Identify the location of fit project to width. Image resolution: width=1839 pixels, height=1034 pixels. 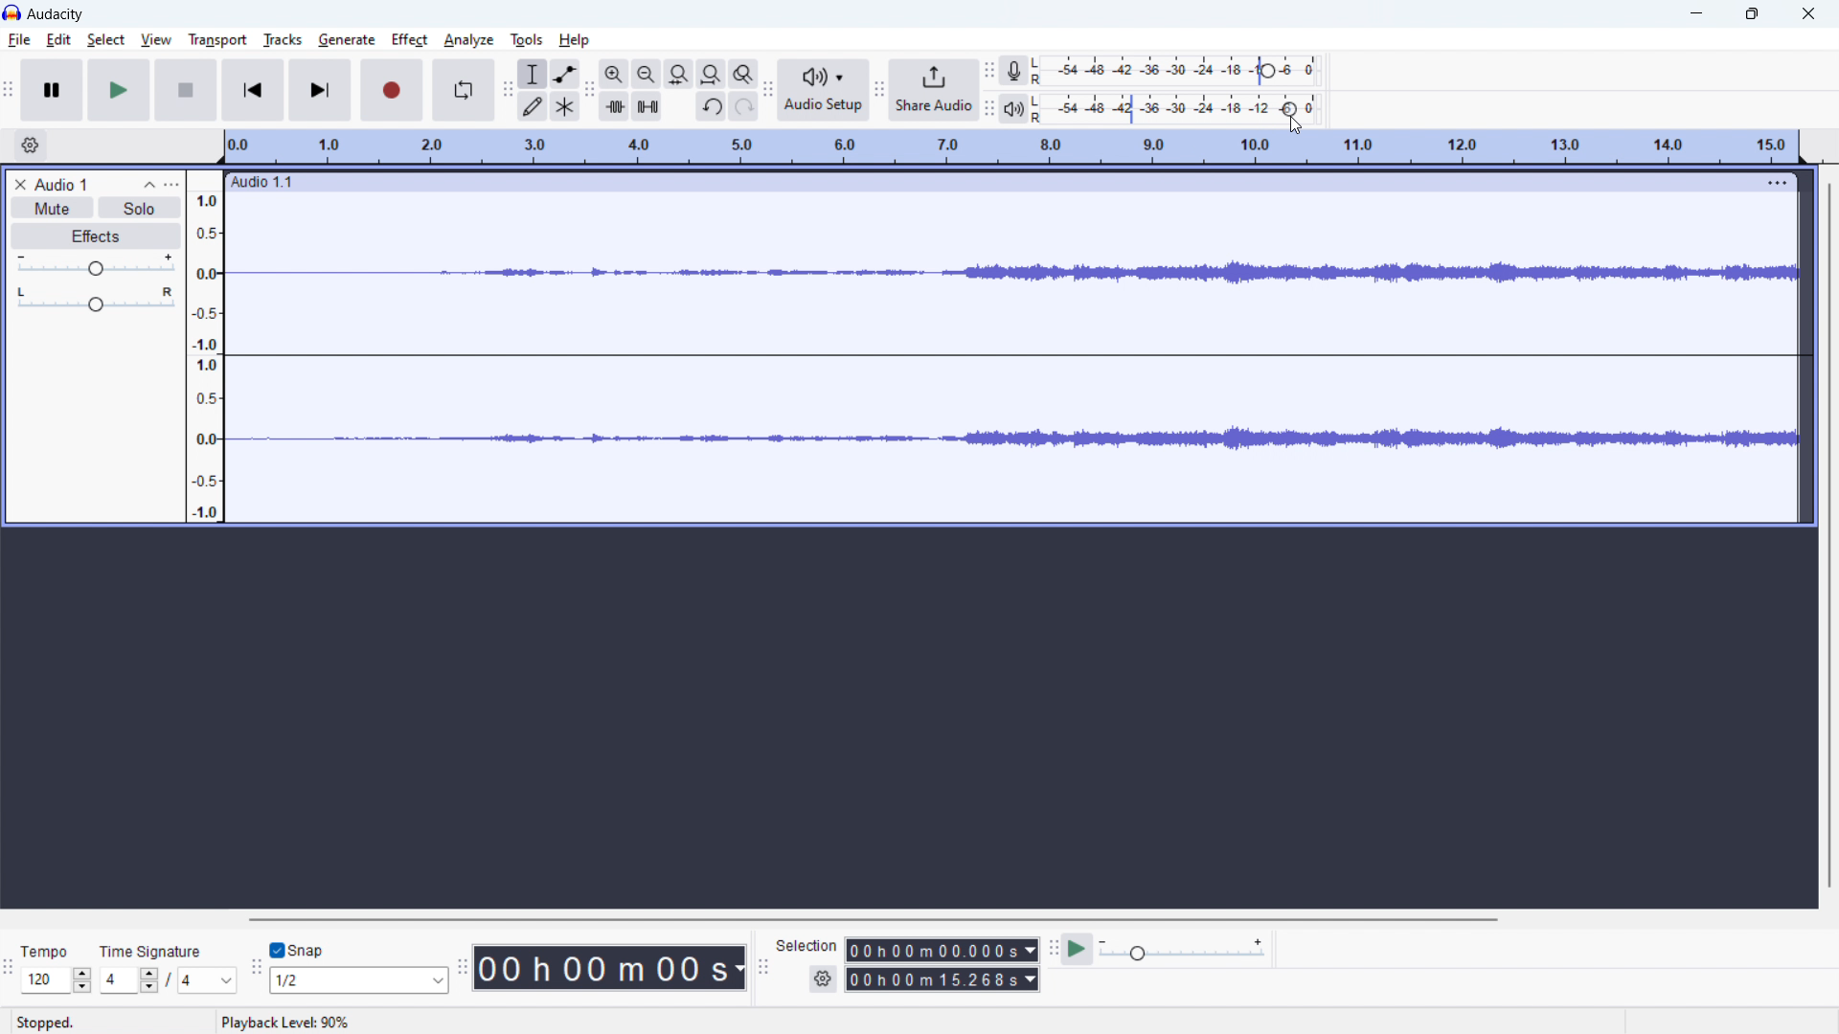
(710, 74).